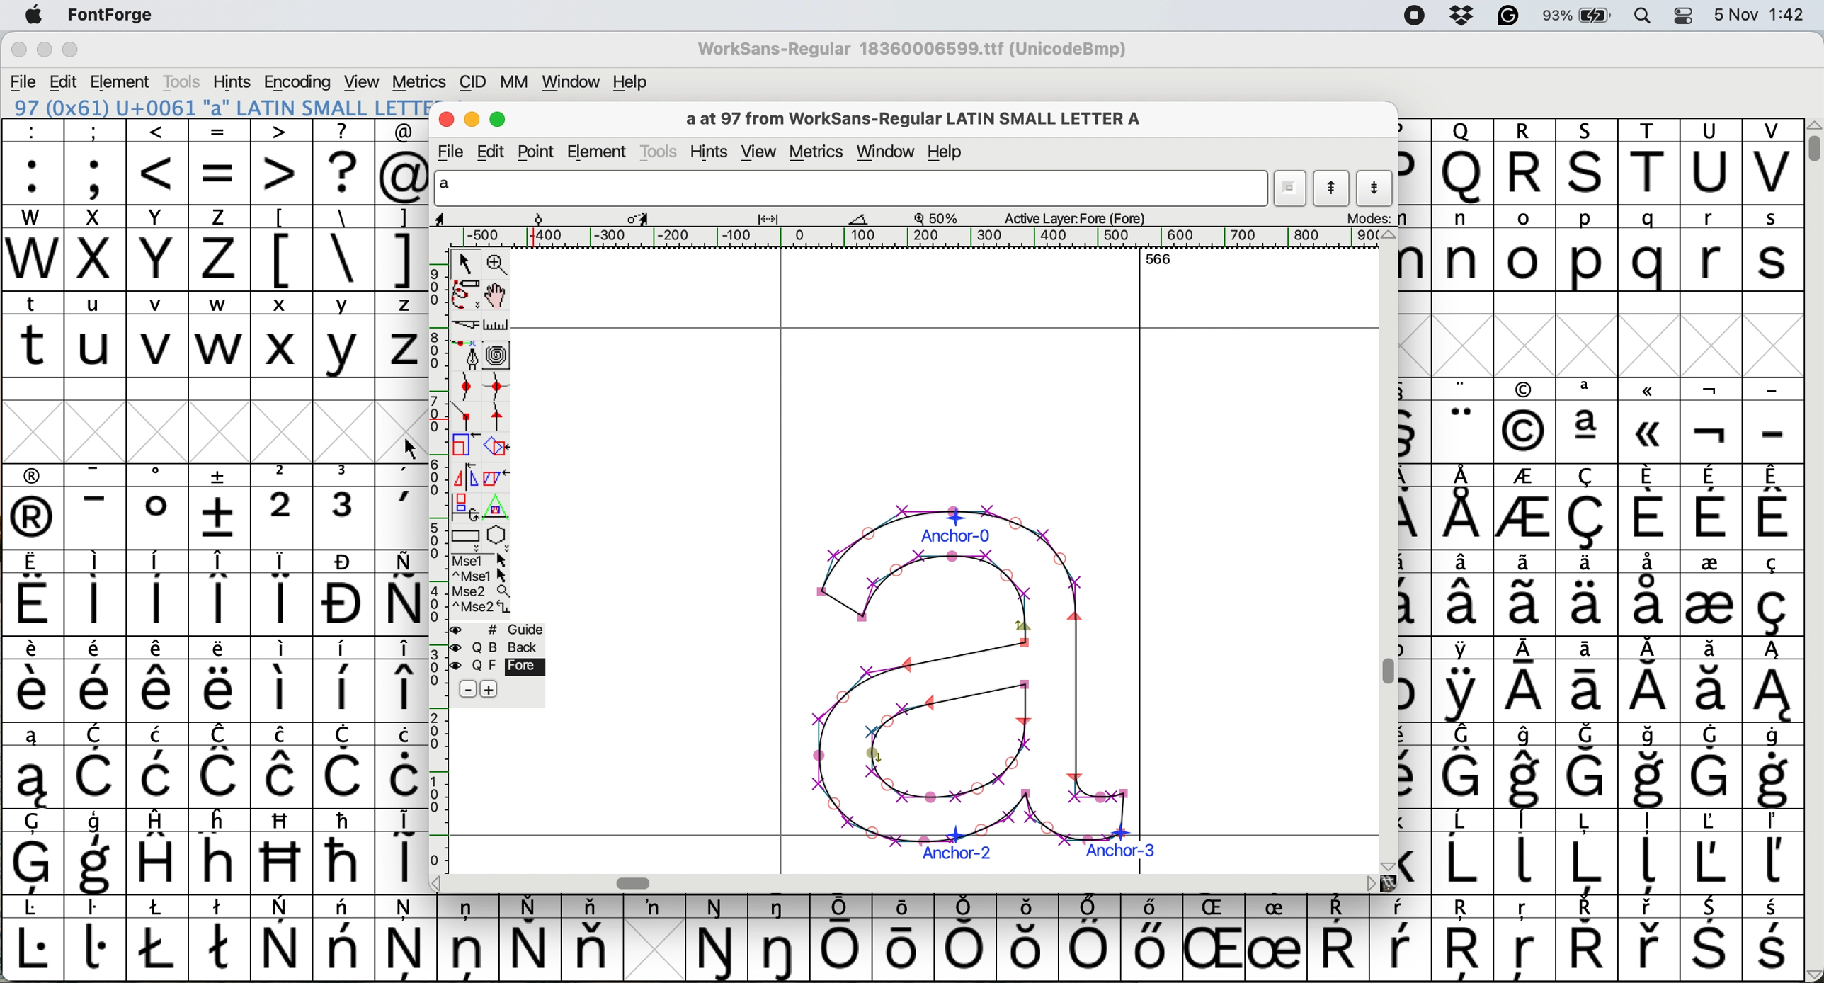  Describe the element at coordinates (463, 293) in the screenshot. I see `draw freehand curve` at that location.